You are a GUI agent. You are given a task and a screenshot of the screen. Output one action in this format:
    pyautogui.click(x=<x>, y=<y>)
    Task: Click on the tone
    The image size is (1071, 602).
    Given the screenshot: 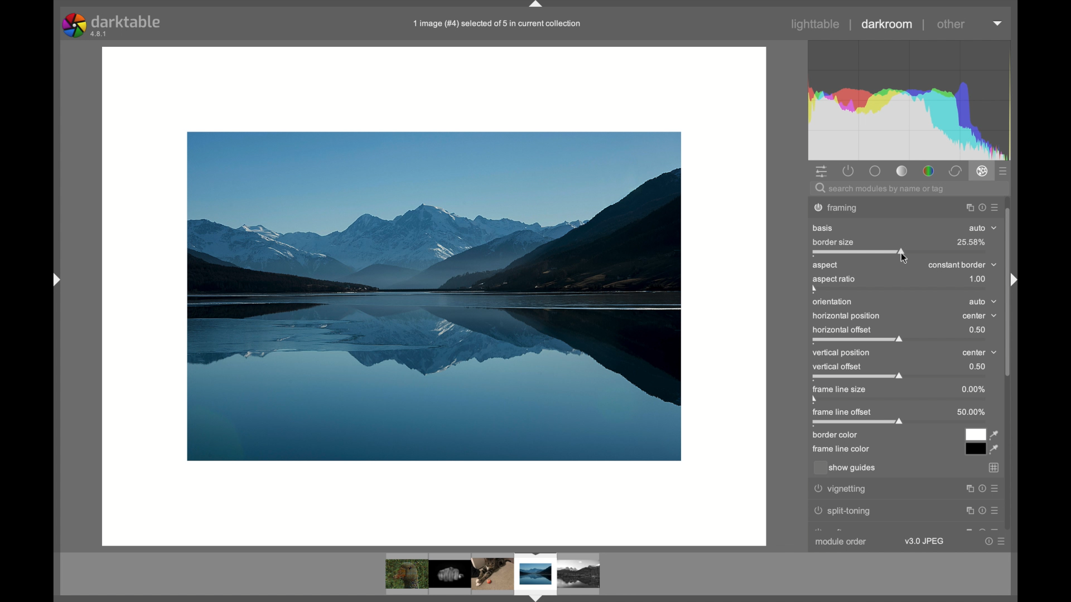 What is the action you would take?
    pyautogui.click(x=874, y=171)
    